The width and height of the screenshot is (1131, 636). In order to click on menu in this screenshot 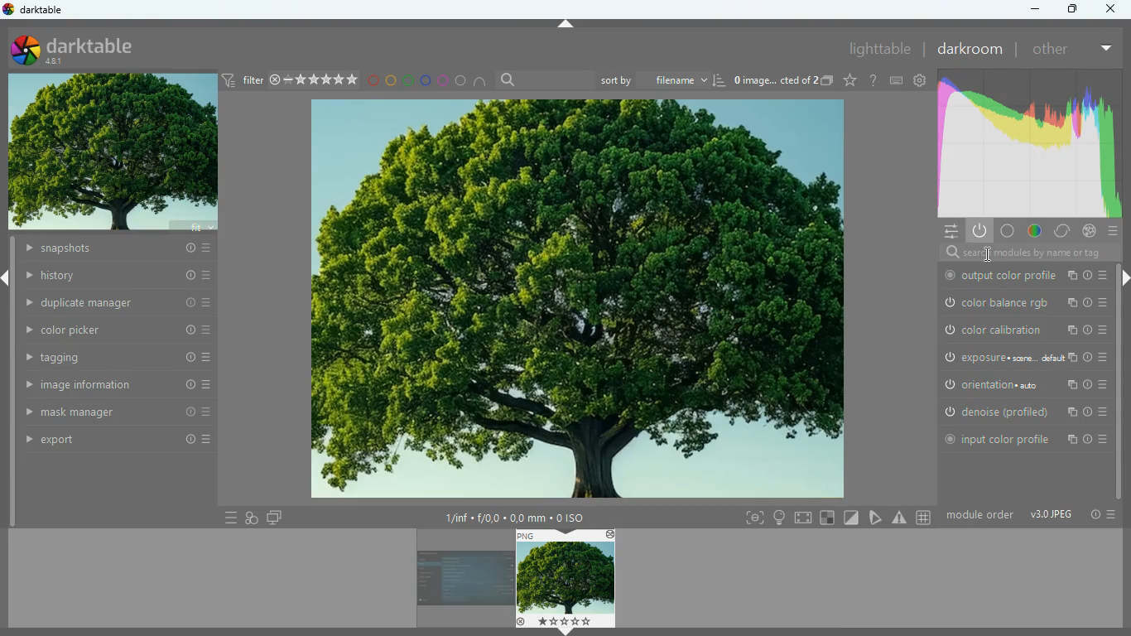, I will do `click(227, 517)`.